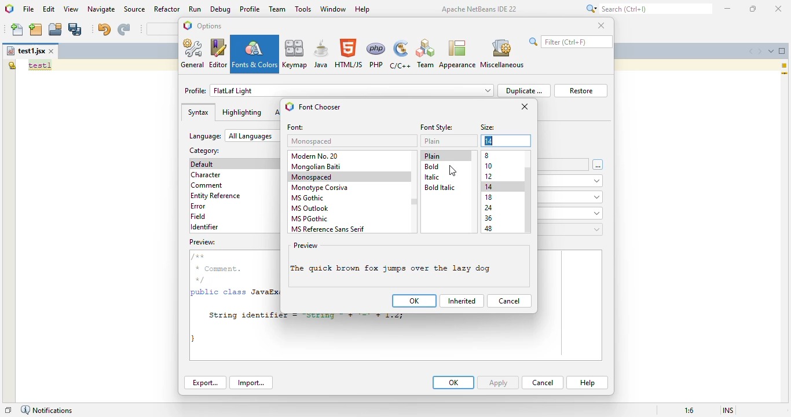  What do you see at coordinates (104, 29) in the screenshot?
I see `undo` at bounding box center [104, 29].